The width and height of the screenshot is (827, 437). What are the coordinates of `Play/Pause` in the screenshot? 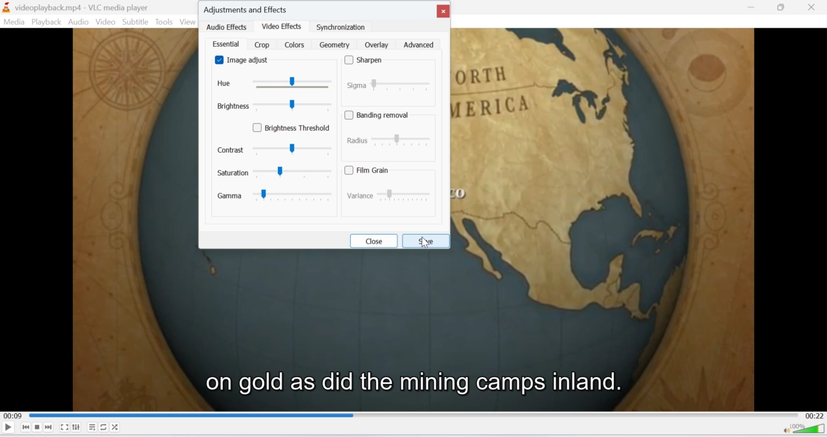 It's located at (8, 427).